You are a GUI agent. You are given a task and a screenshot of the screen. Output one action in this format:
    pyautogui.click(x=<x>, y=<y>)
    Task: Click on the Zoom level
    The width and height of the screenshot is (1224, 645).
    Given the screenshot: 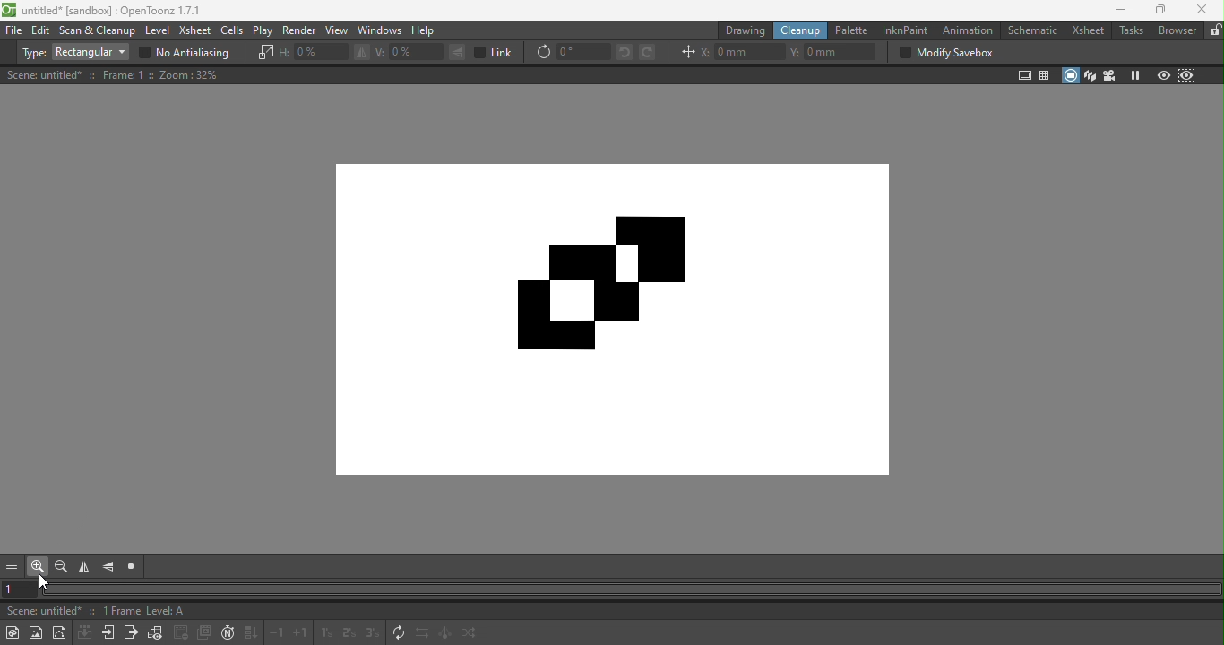 What is the action you would take?
    pyautogui.click(x=190, y=75)
    